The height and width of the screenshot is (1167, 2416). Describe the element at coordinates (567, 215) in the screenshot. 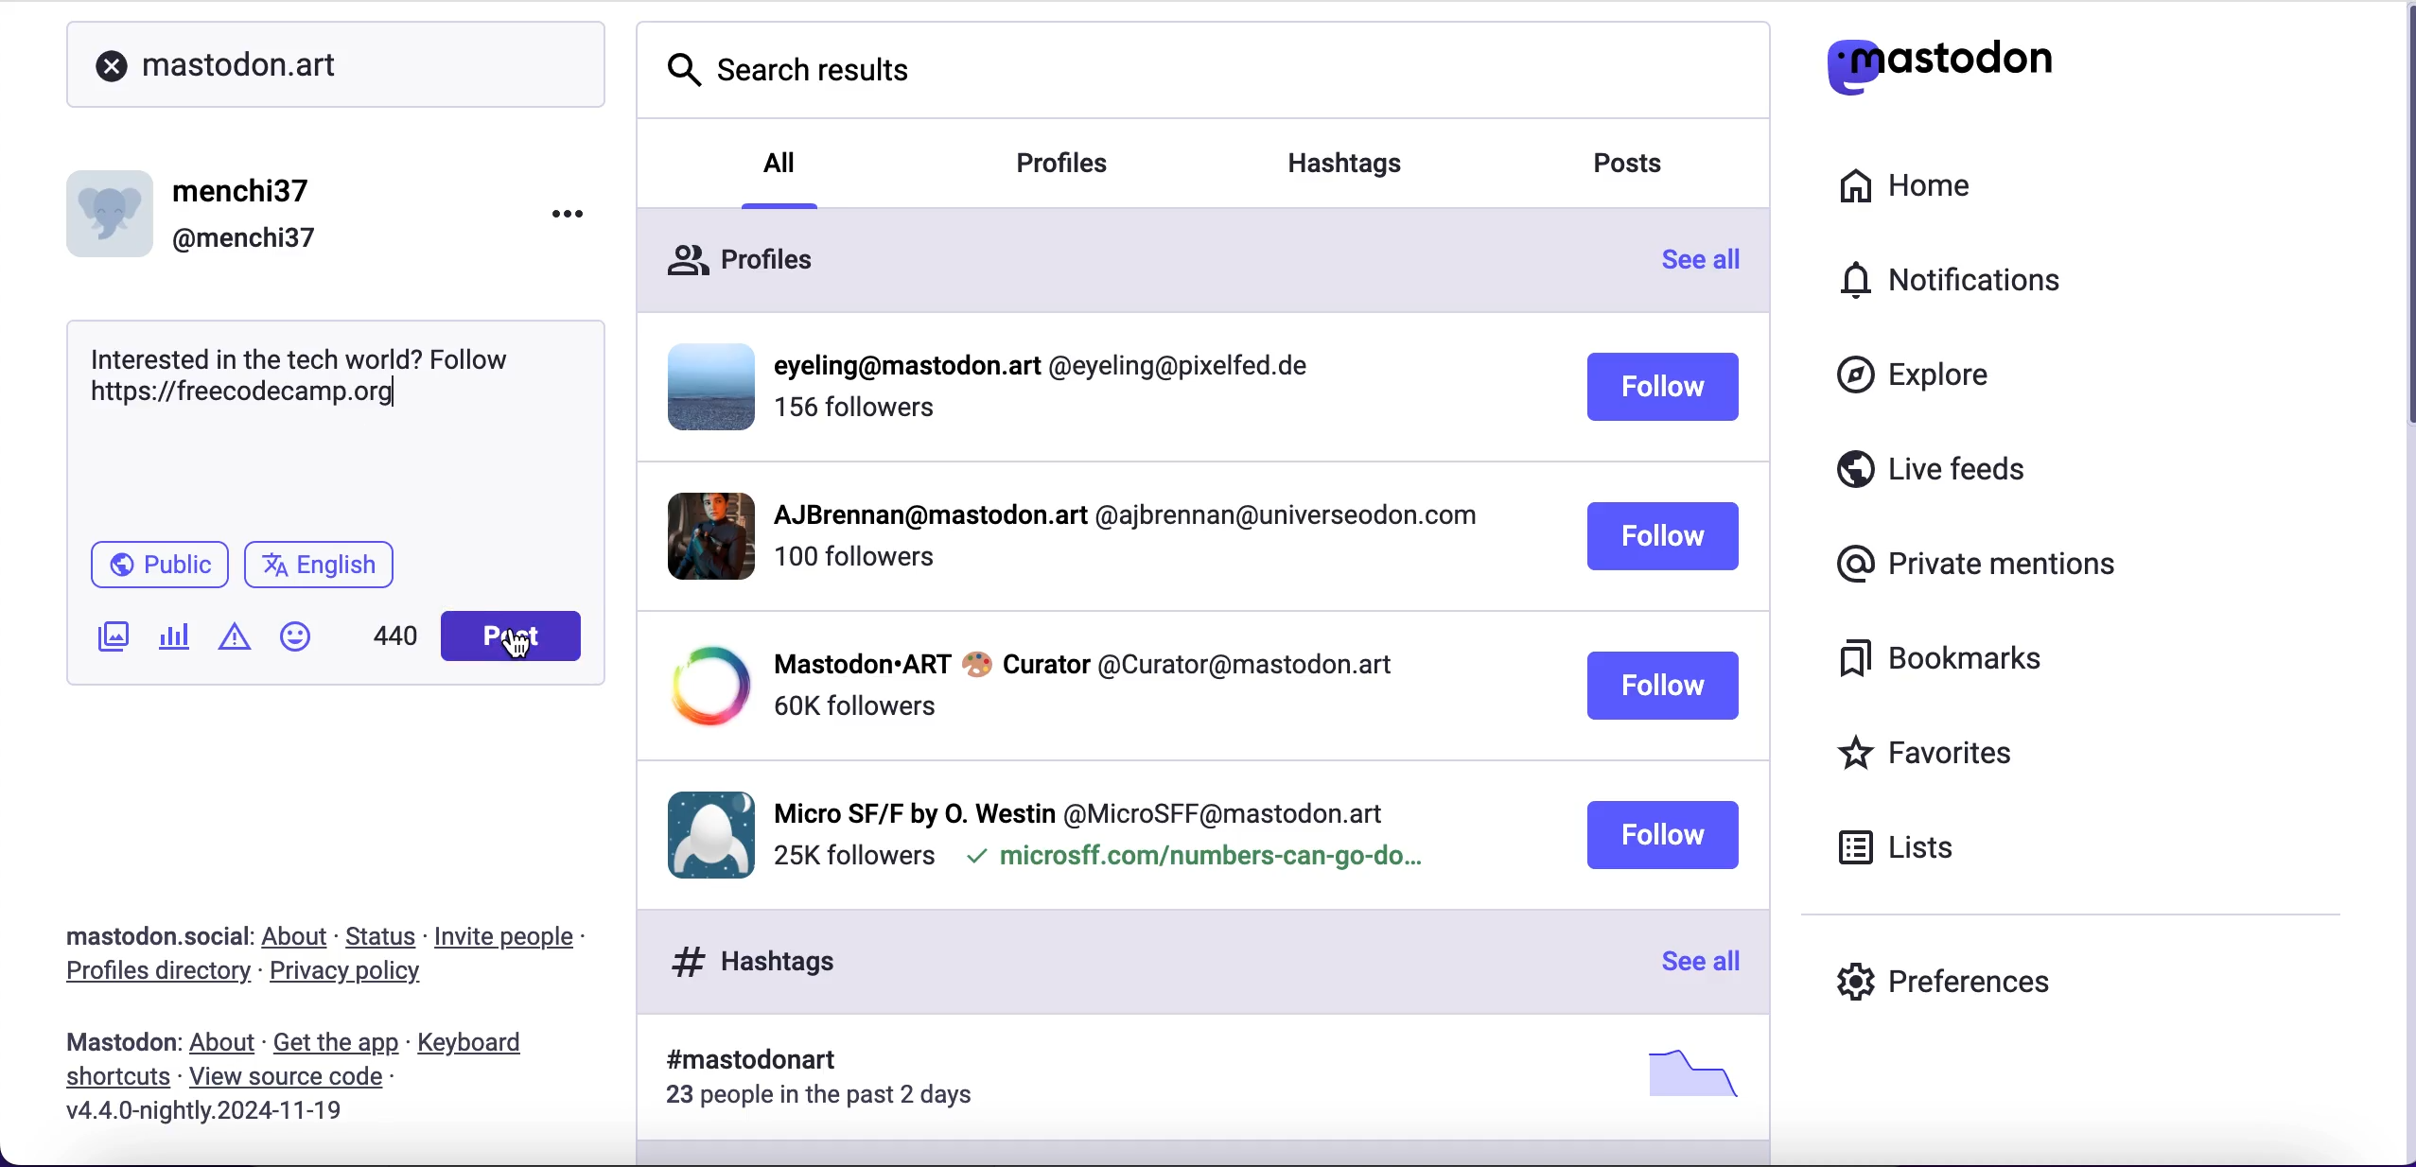

I see `options` at that location.